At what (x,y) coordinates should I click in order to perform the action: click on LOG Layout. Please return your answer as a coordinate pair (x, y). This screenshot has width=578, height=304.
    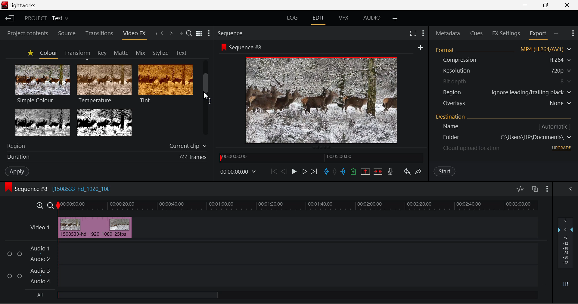
    Looking at the image, I should click on (293, 17).